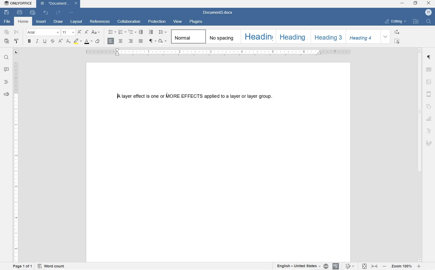  Describe the element at coordinates (152, 41) in the screenshot. I see `NONPRINTING CHARACTERS` at that location.